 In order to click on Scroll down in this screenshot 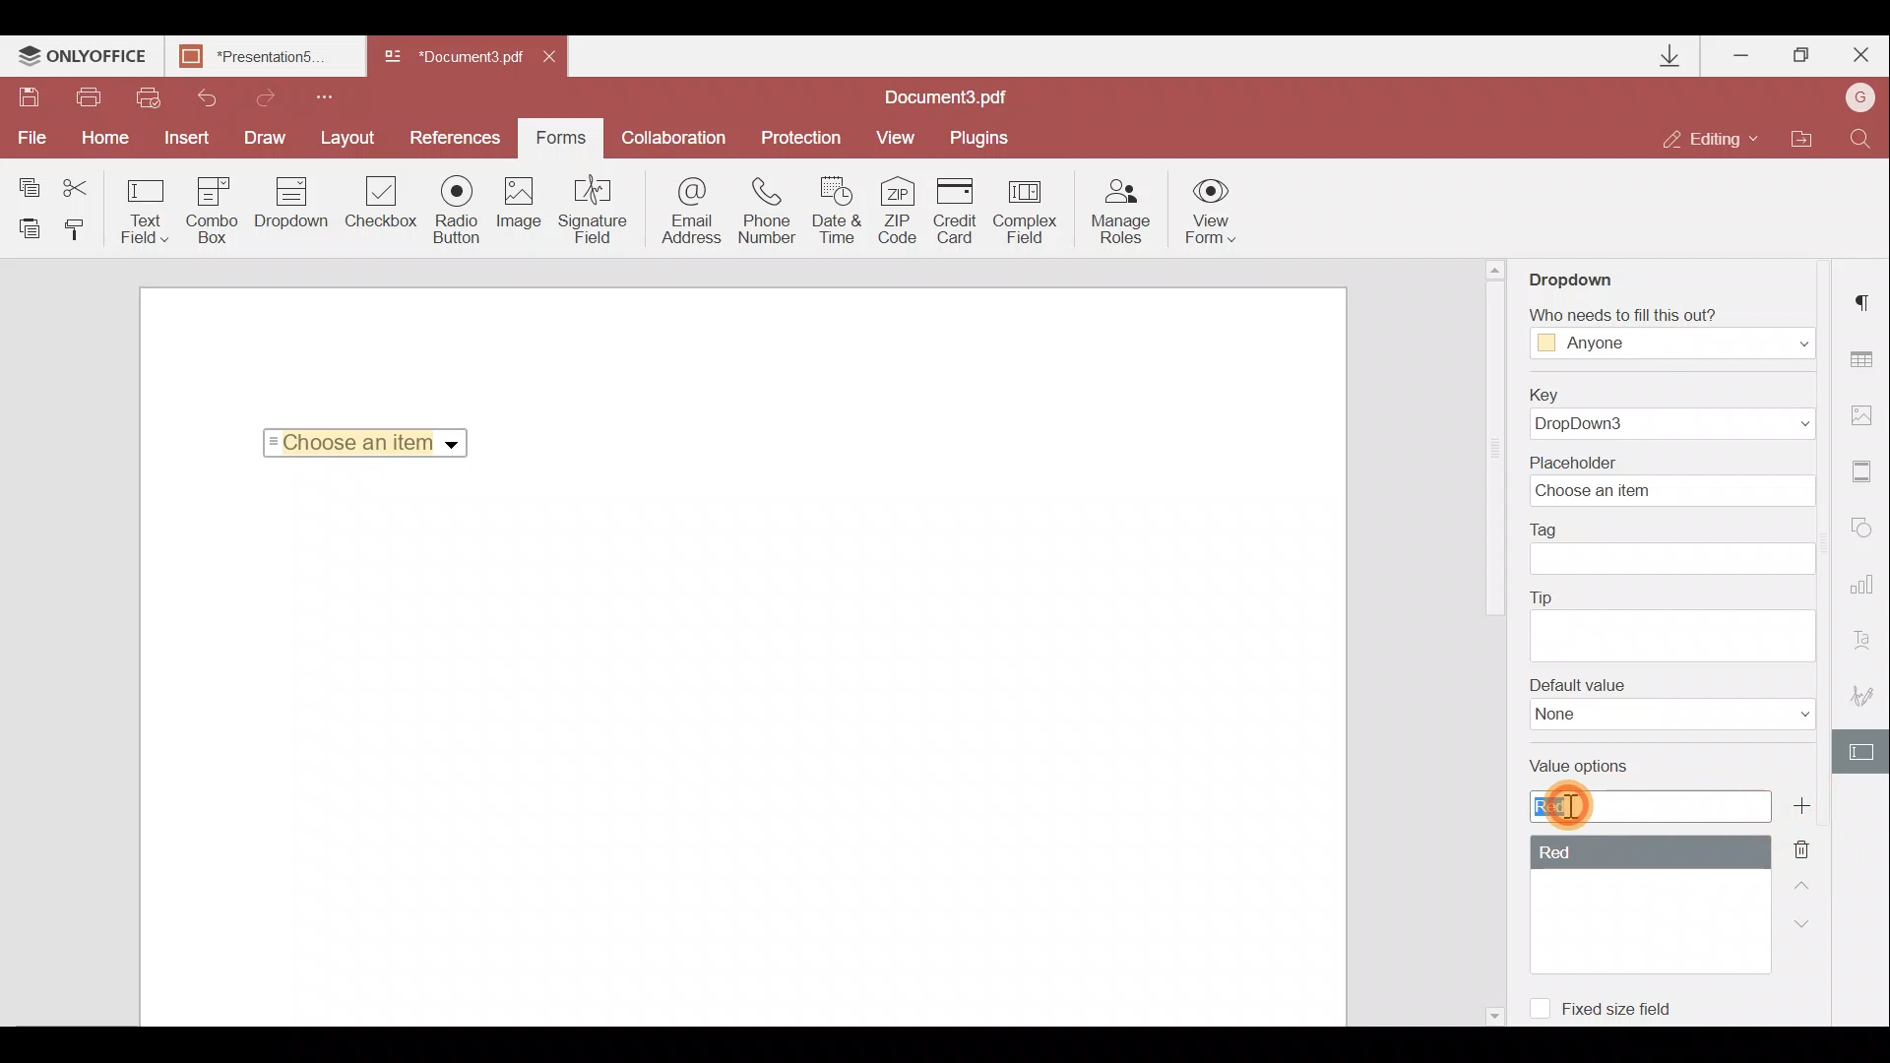, I will do `click(1492, 1013)`.